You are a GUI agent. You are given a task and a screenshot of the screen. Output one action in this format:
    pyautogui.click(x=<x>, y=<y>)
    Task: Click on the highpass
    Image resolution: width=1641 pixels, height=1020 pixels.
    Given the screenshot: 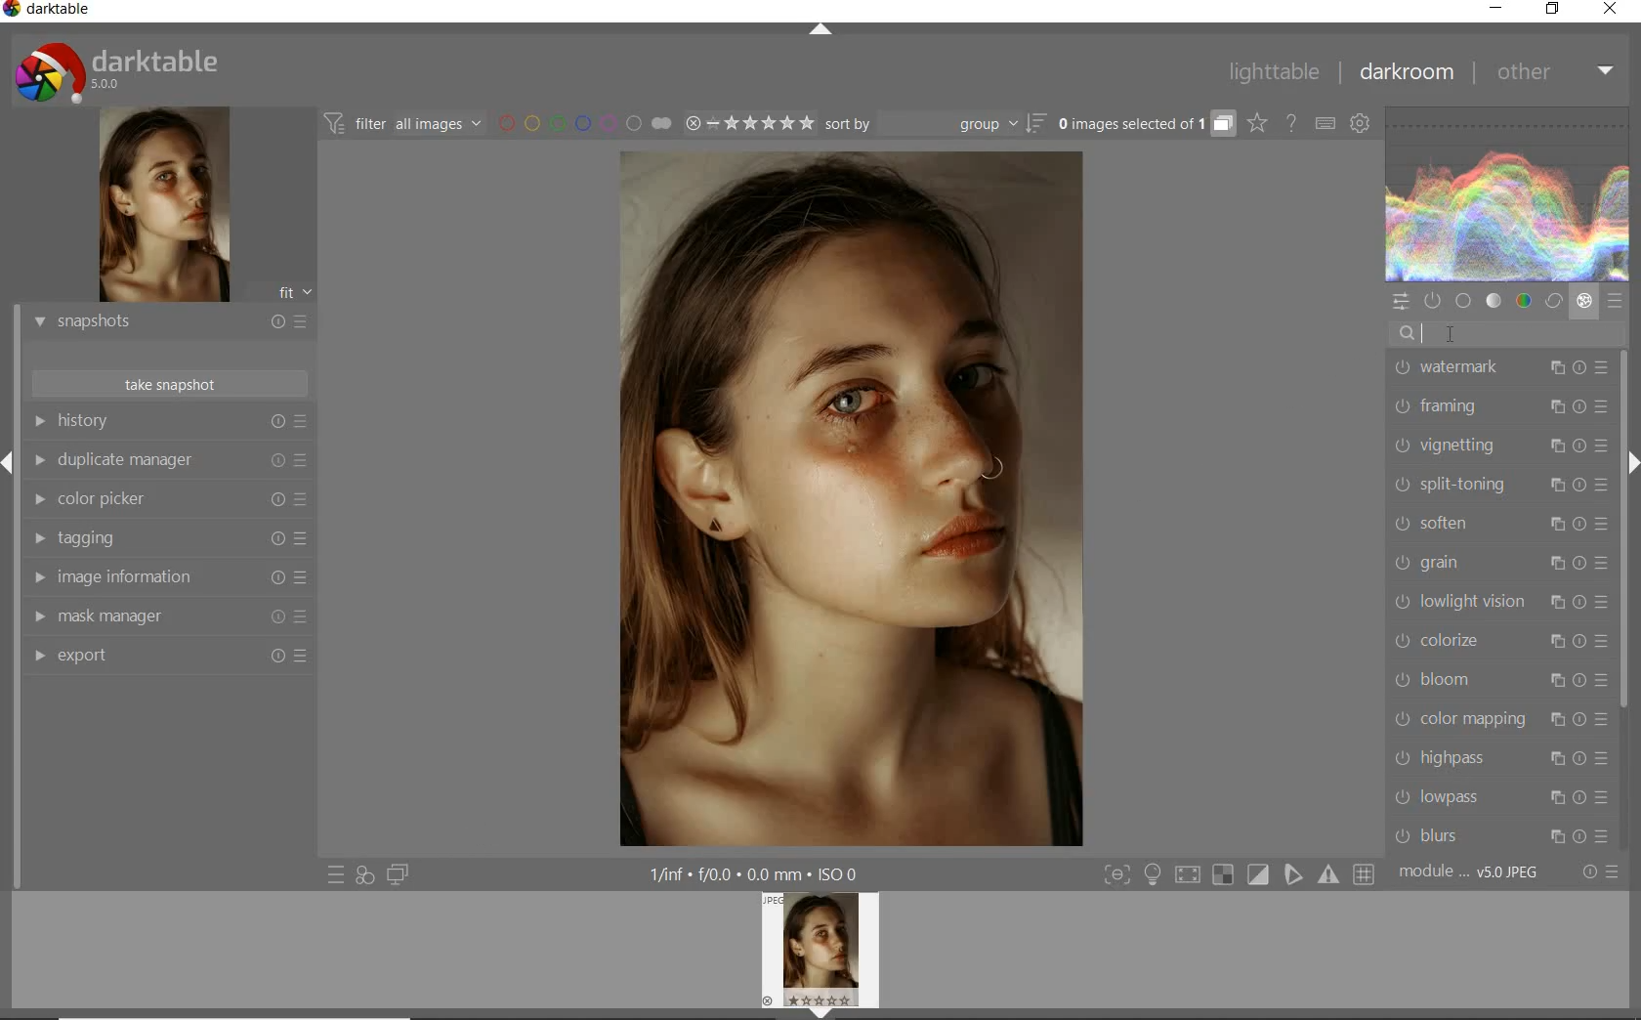 What is the action you would take?
    pyautogui.click(x=1501, y=758)
    